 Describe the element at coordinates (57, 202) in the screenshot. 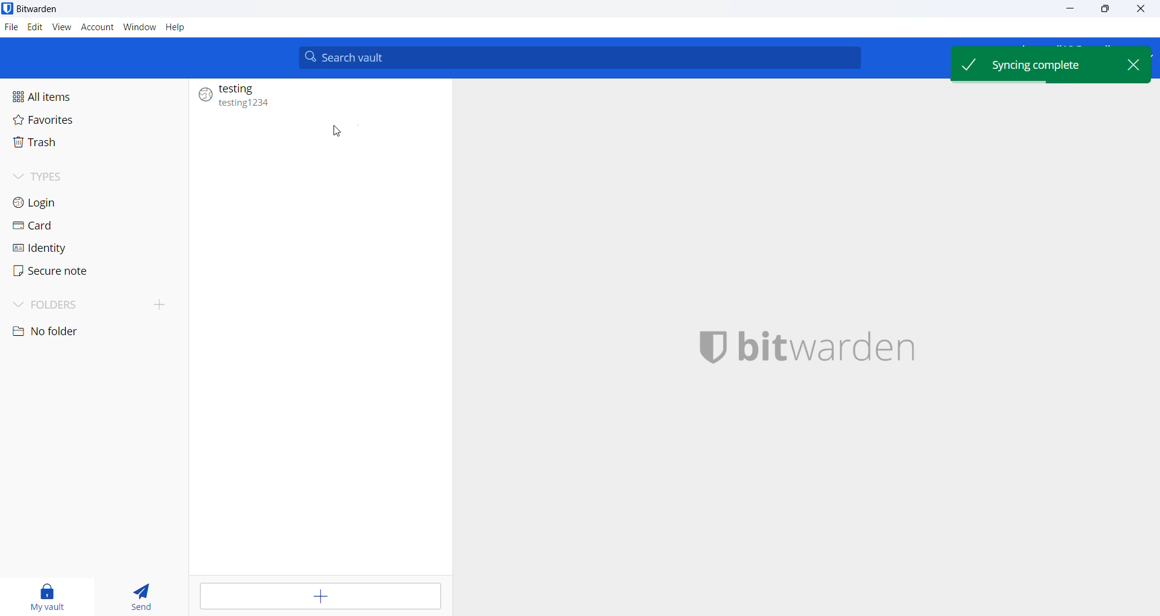

I see `login` at that location.